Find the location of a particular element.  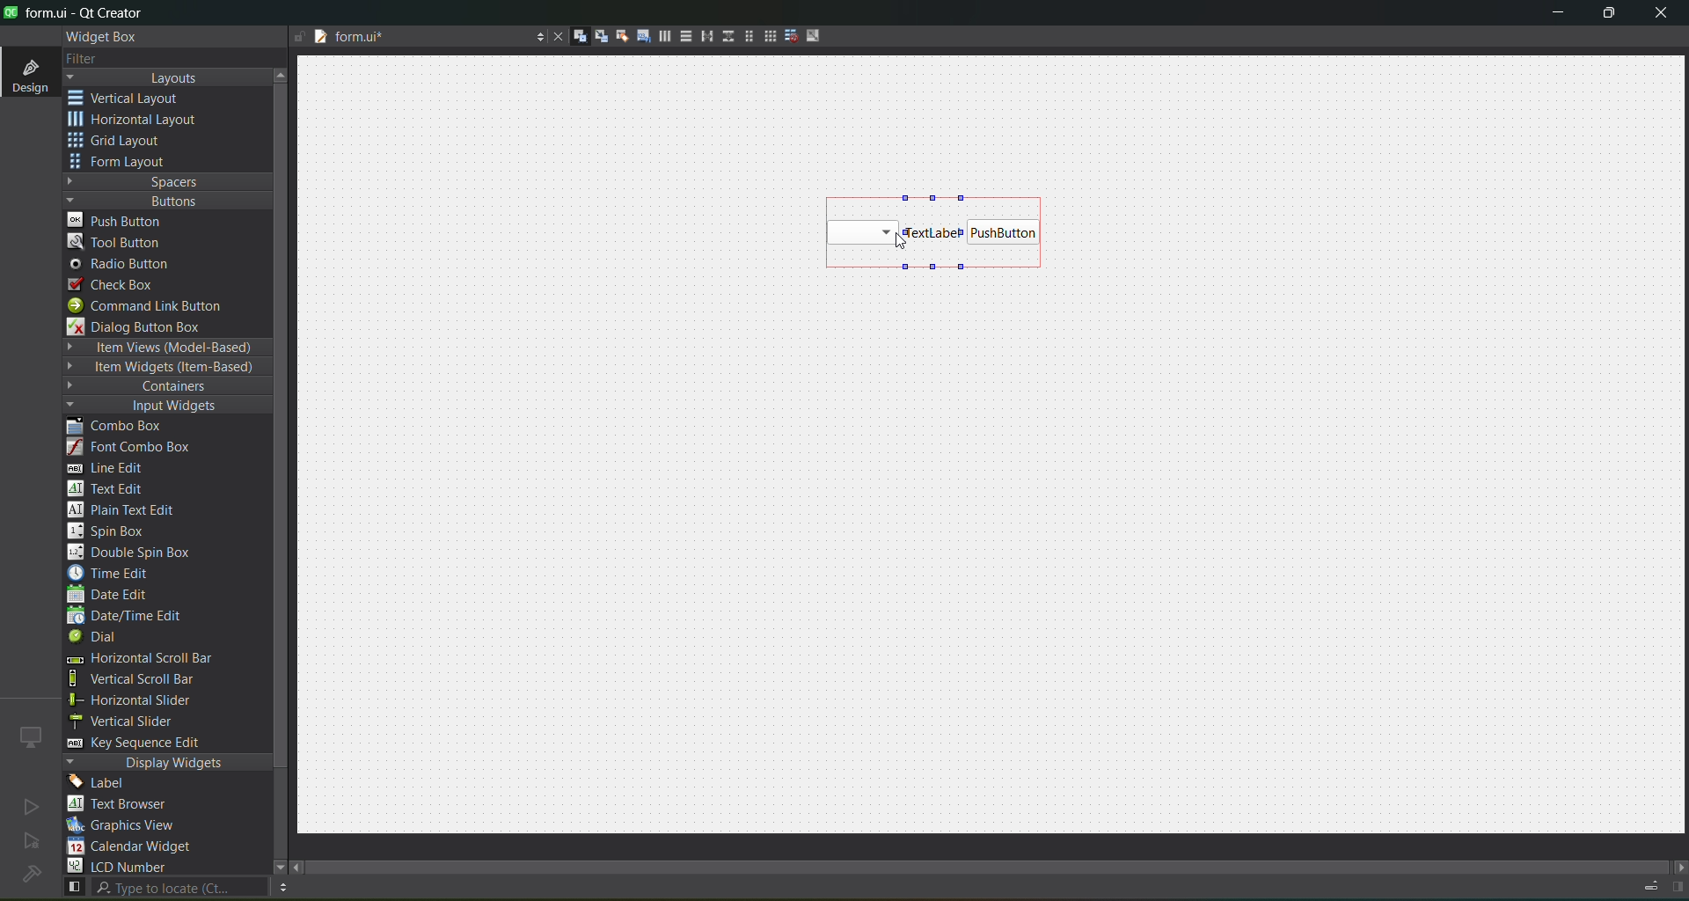

move right is located at coordinates (1678, 868).